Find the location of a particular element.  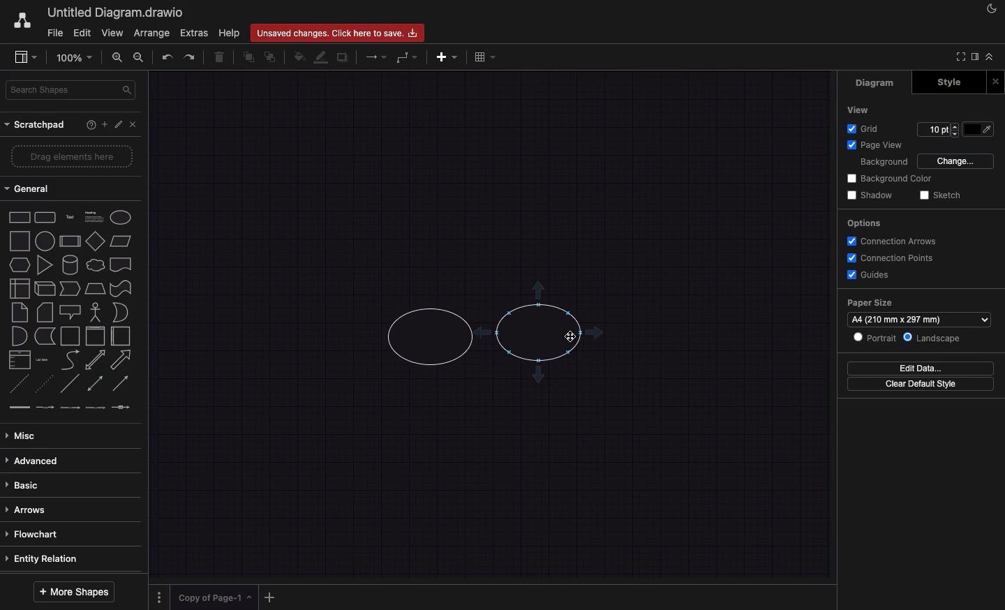

data storage is located at coordinates (44, 336).